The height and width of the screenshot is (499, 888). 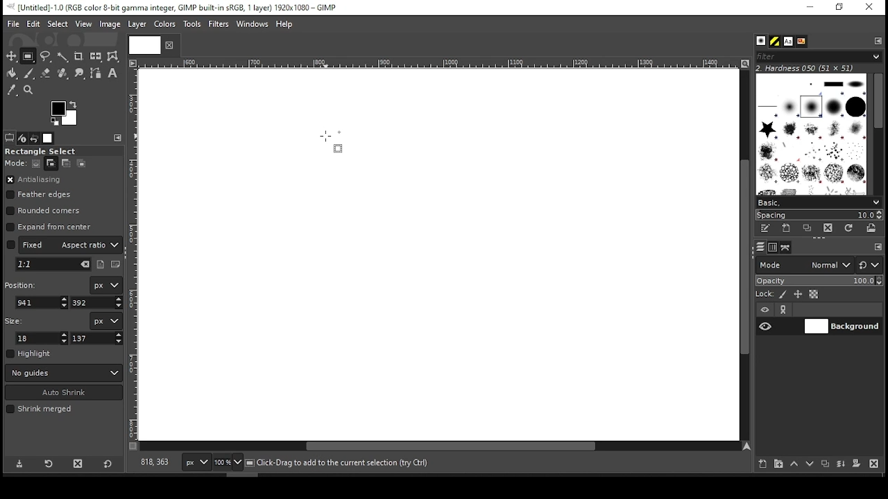 What do you see at coordinates (10, 137) in the screenshot?
I see `tool options` at bounding box center [10, 137].